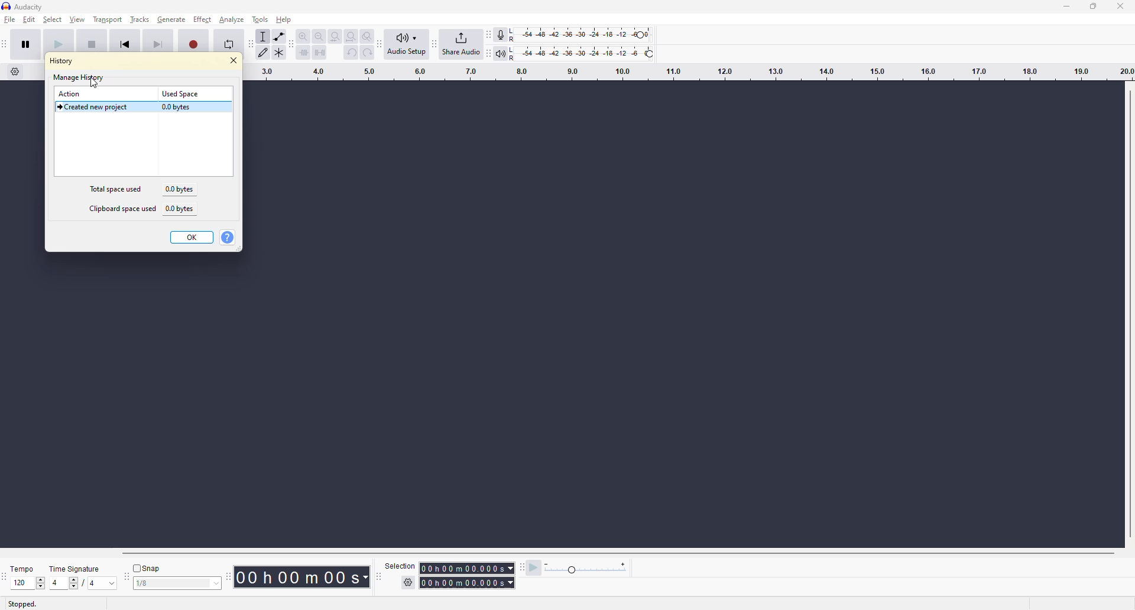  What do you see at coordinates (23, 568) in the screenshot?
I see `temps` at bounding box center [23, 568].